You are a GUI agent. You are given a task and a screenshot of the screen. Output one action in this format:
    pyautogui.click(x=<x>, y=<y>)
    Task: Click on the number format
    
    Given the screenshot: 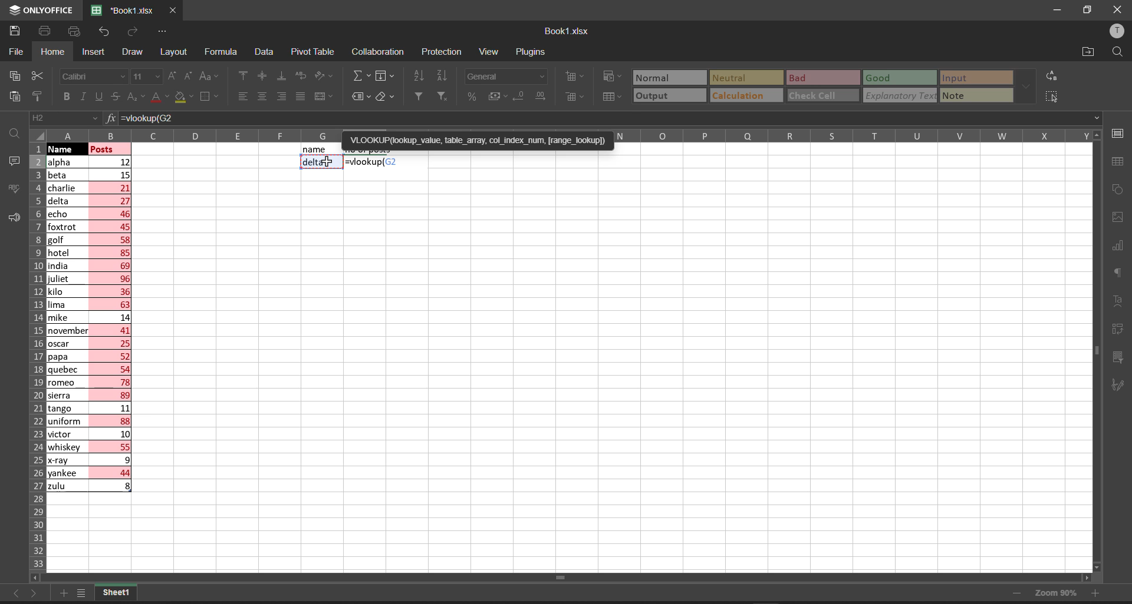 What is the action you would take?
    pyautogui.click(x=506, y=77)
    